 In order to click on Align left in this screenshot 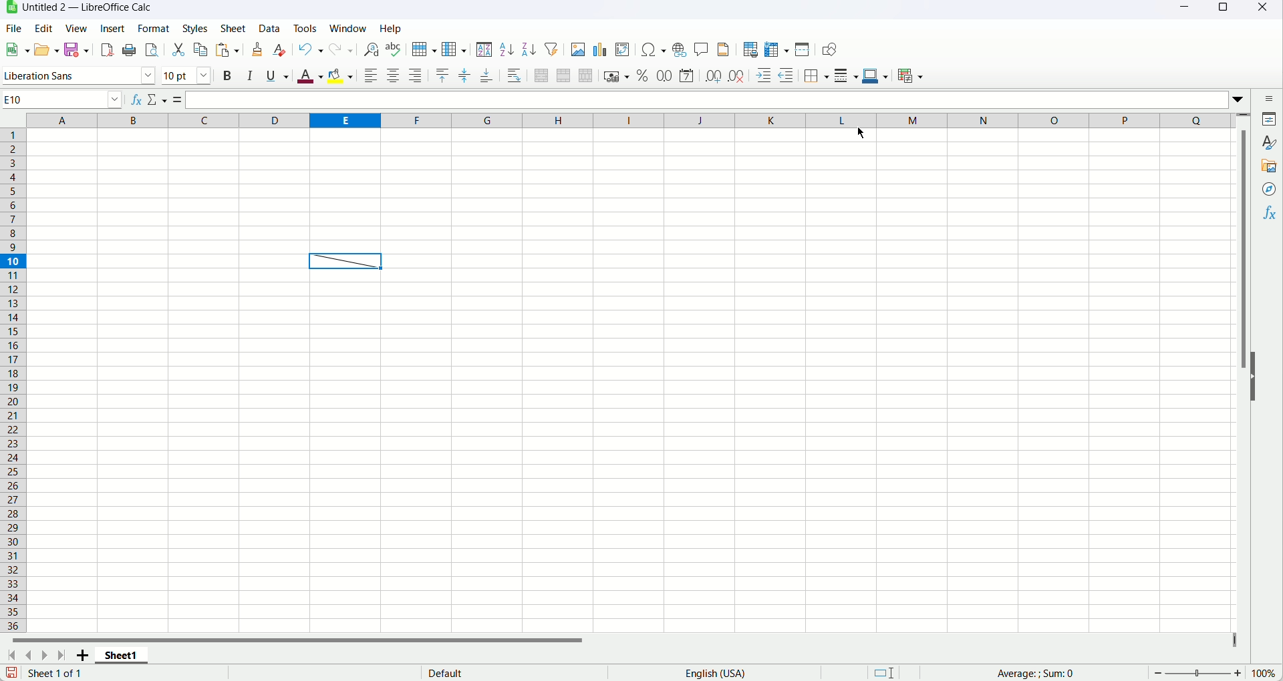, I will do `click(370, 76)`.